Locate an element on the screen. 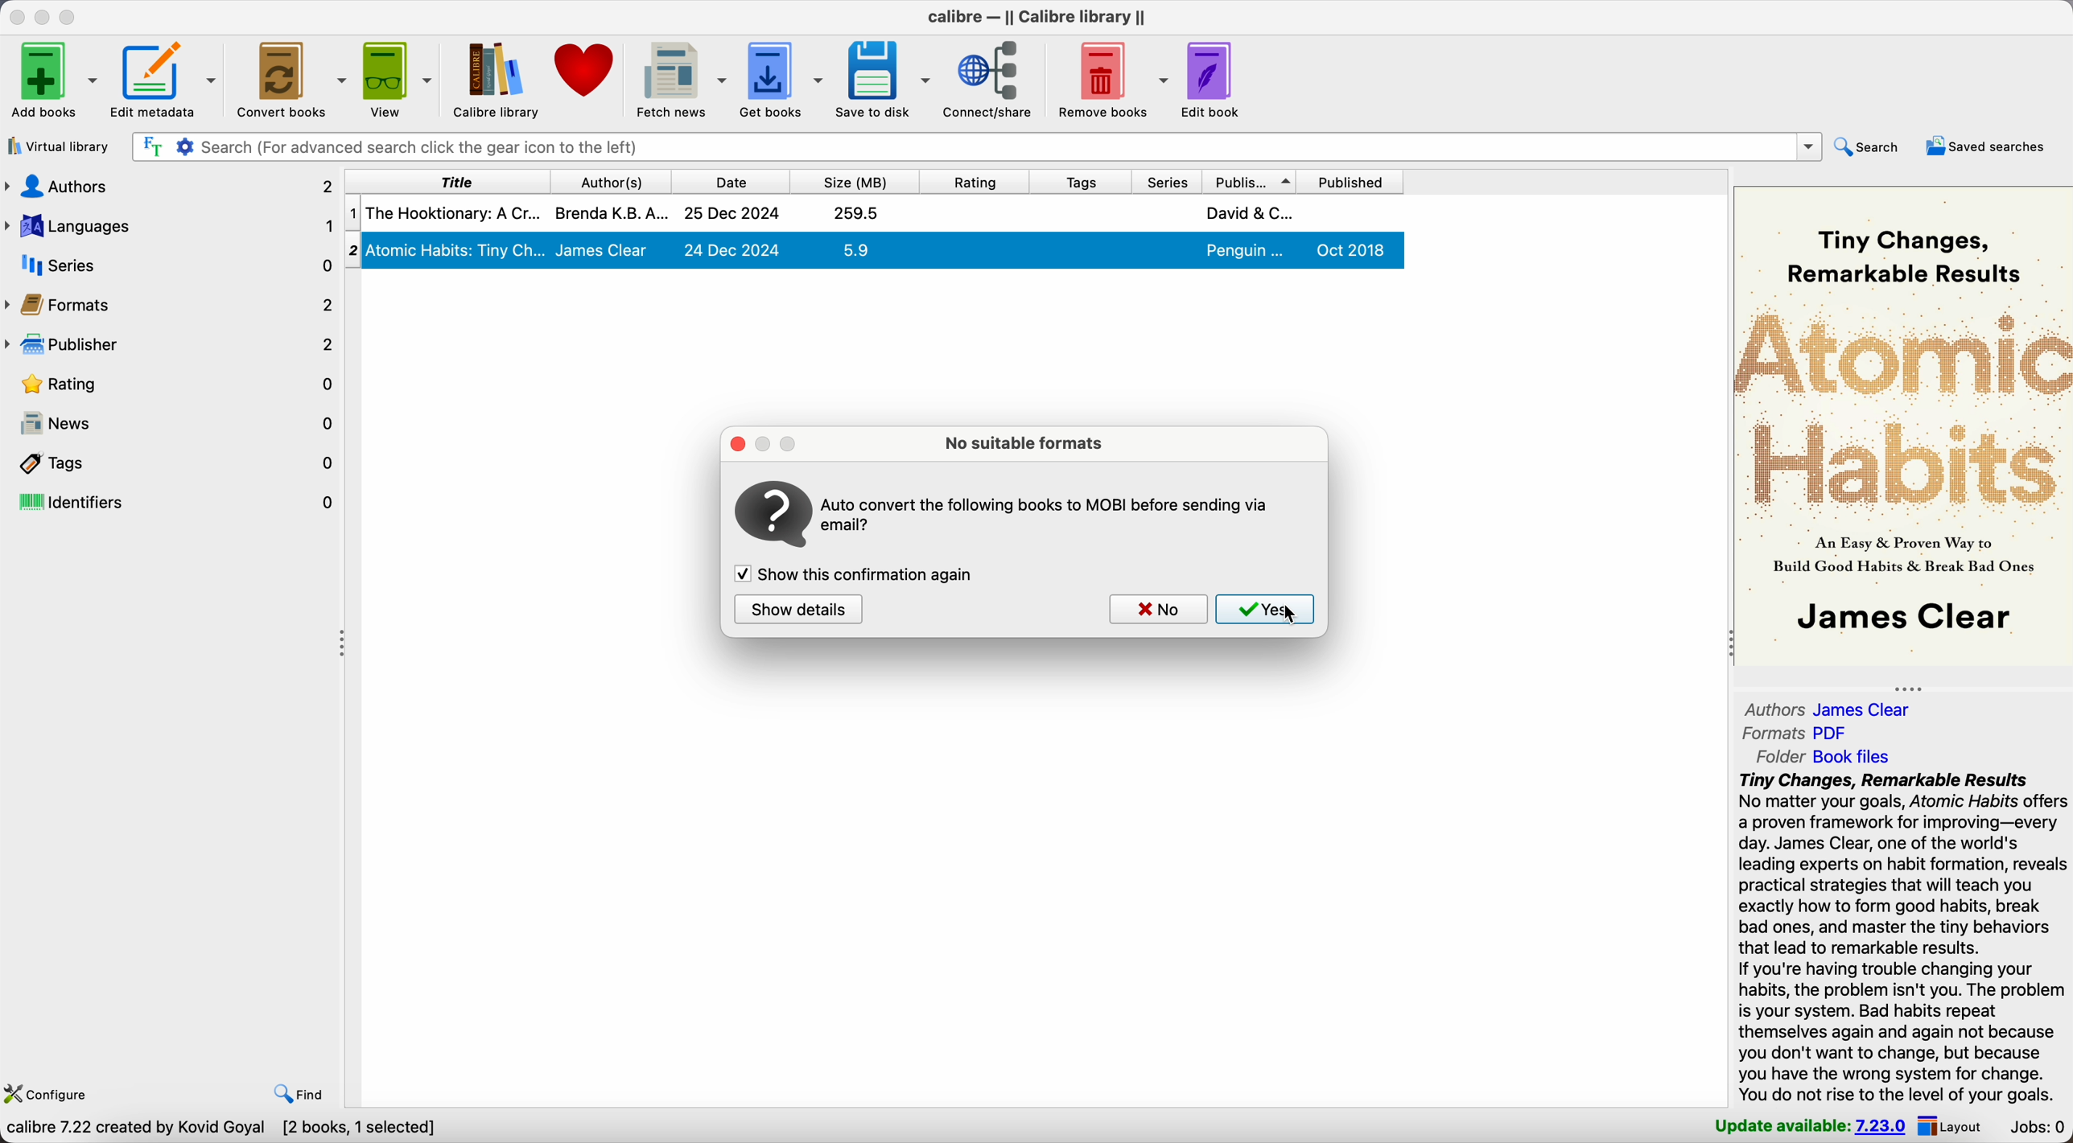  fetch news is located at coordinates (682, 79).